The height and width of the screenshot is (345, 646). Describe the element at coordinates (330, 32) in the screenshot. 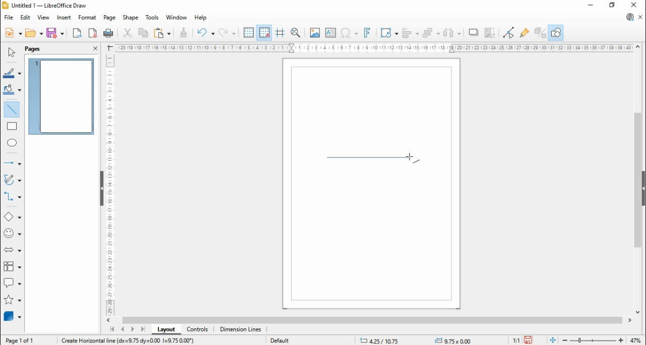

I see `insert text box` at that location.